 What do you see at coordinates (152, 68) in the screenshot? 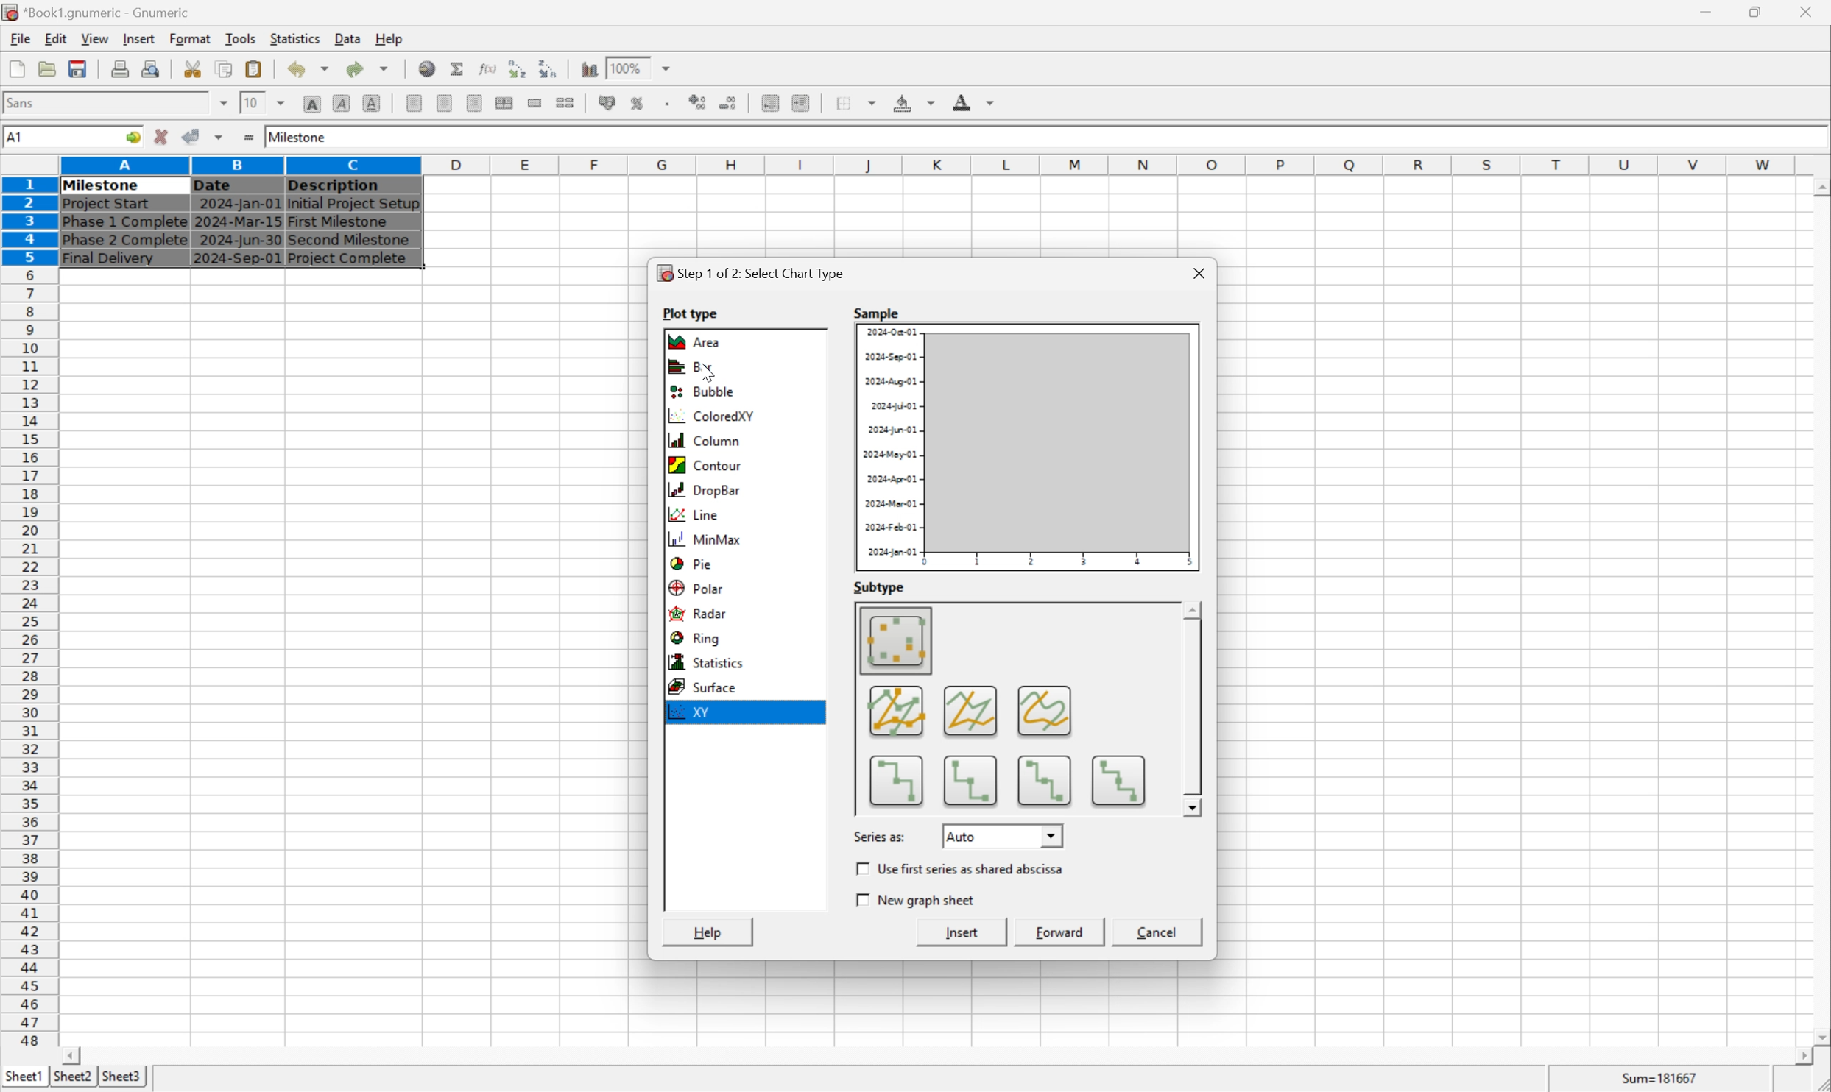
I see `quick print` at bounding box center [152, 68].